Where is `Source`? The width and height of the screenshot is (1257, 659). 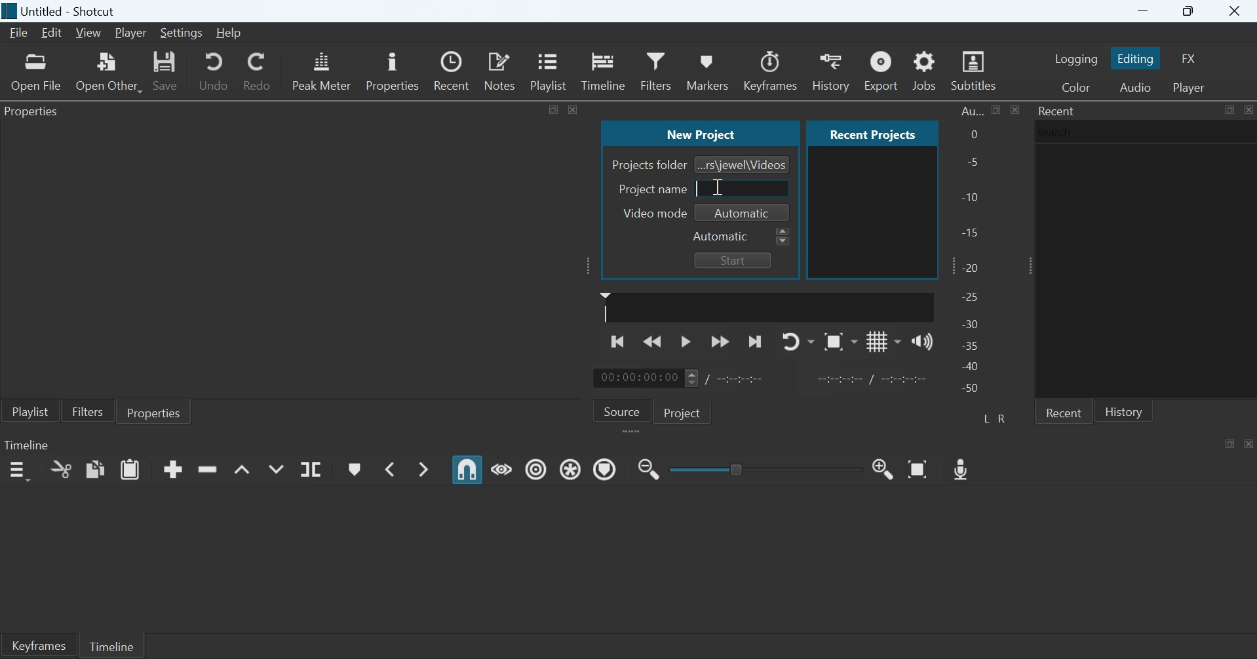
Source is located at coordinates (622, 410).